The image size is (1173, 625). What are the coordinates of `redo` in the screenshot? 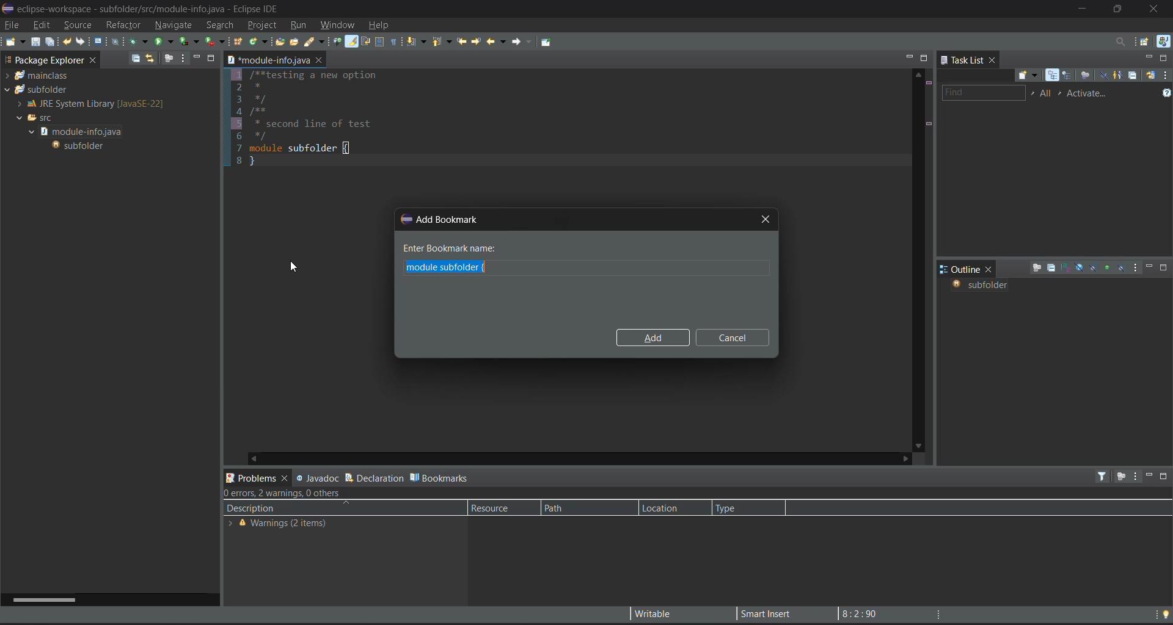 It's located at (81, 42).